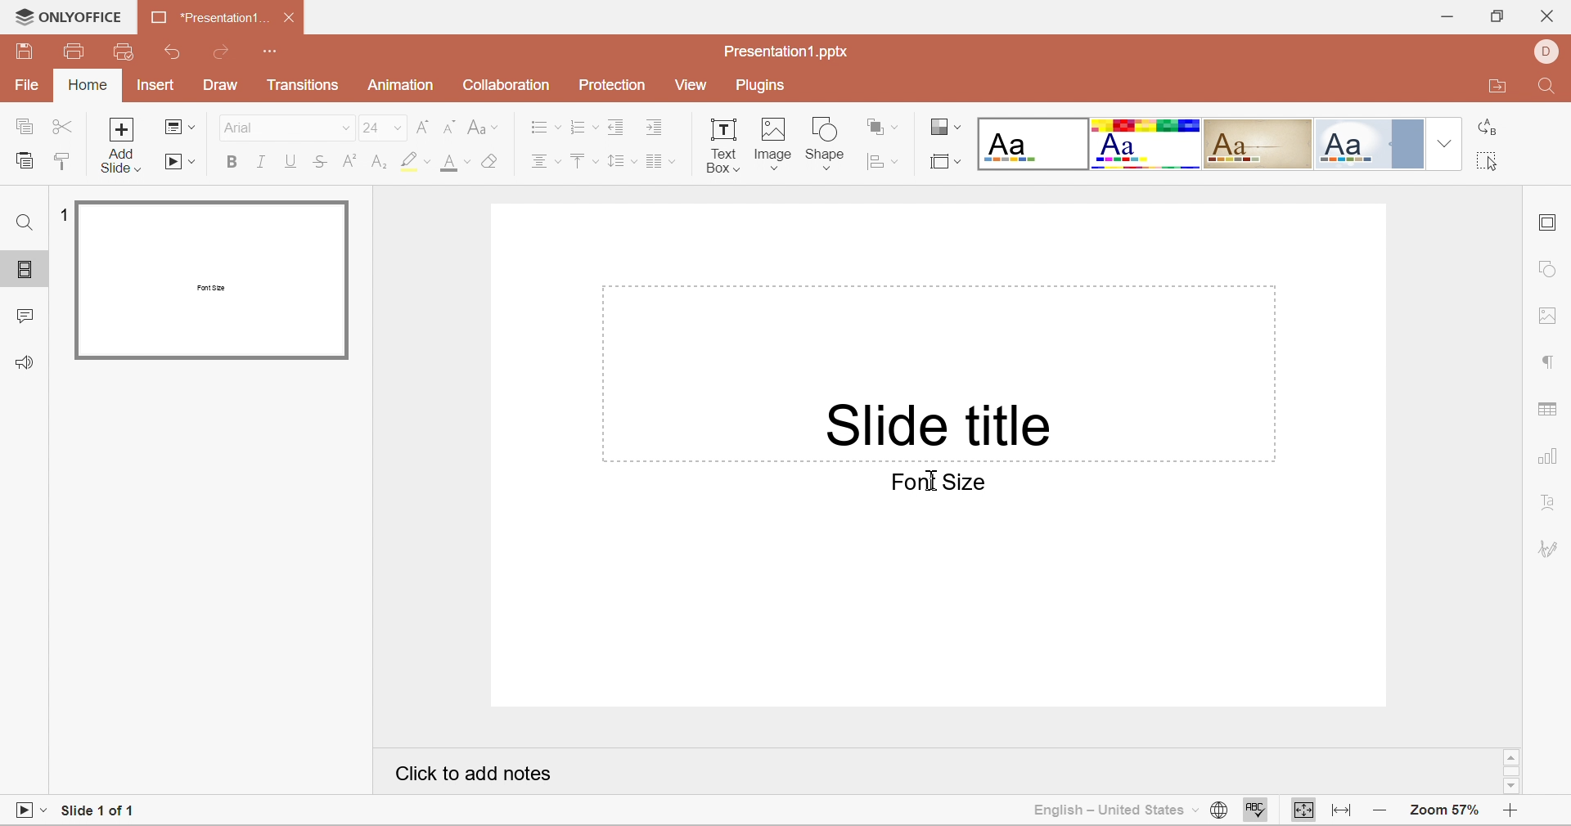  I want to click on Increase Indent, so click(657, 128).